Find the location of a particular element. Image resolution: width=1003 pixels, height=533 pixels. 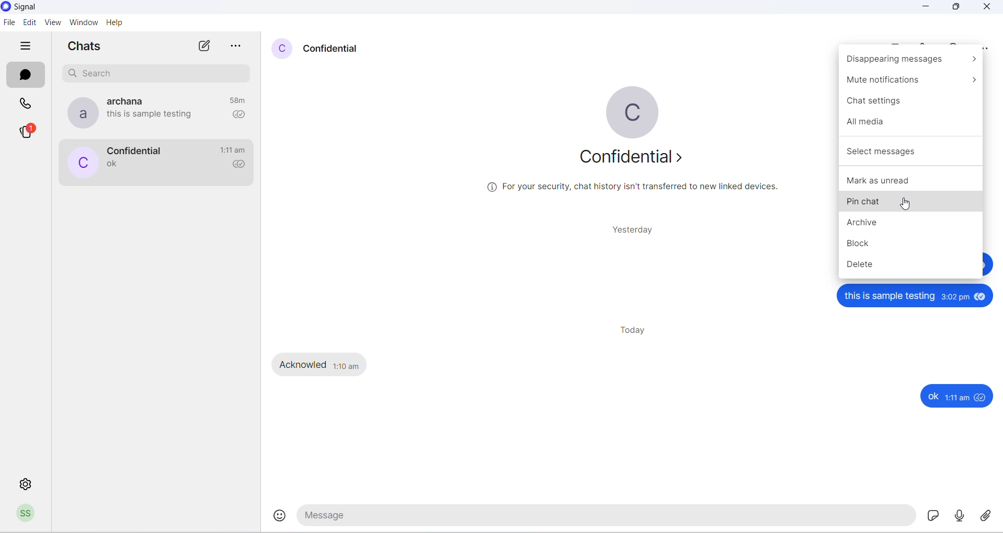

profile picture is located at coordinates (81, 162).